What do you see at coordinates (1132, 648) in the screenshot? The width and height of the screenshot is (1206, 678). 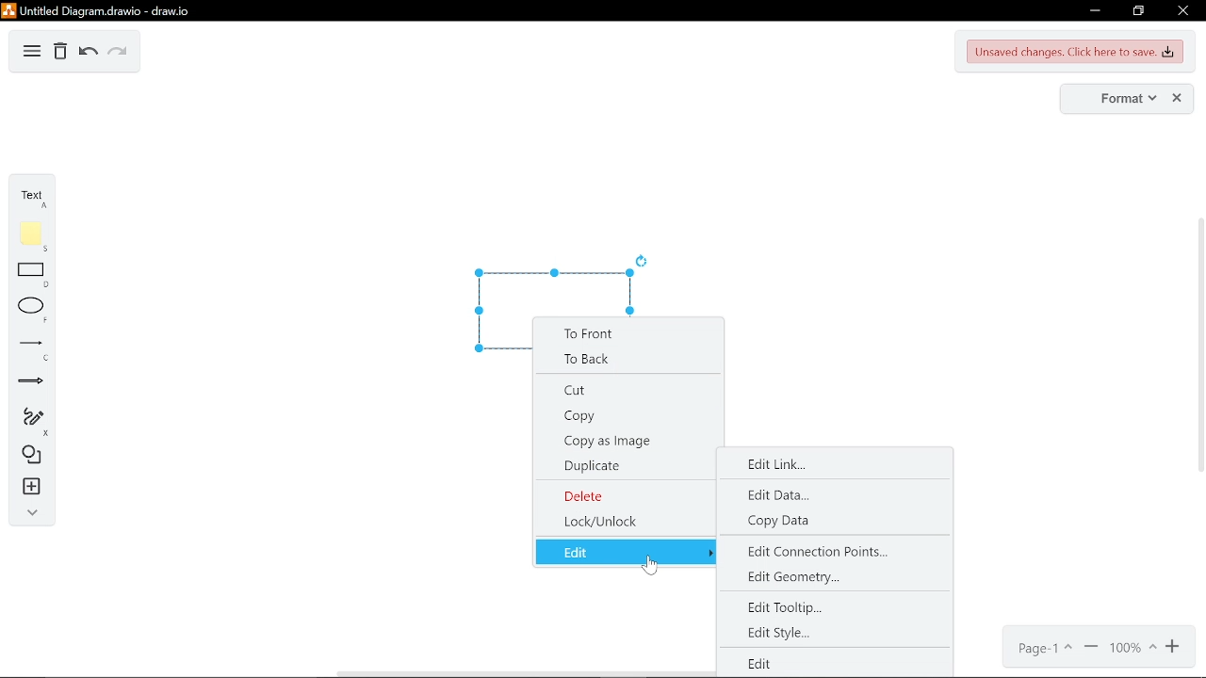 I see `current zoom` at bounding box center [1132, 648].